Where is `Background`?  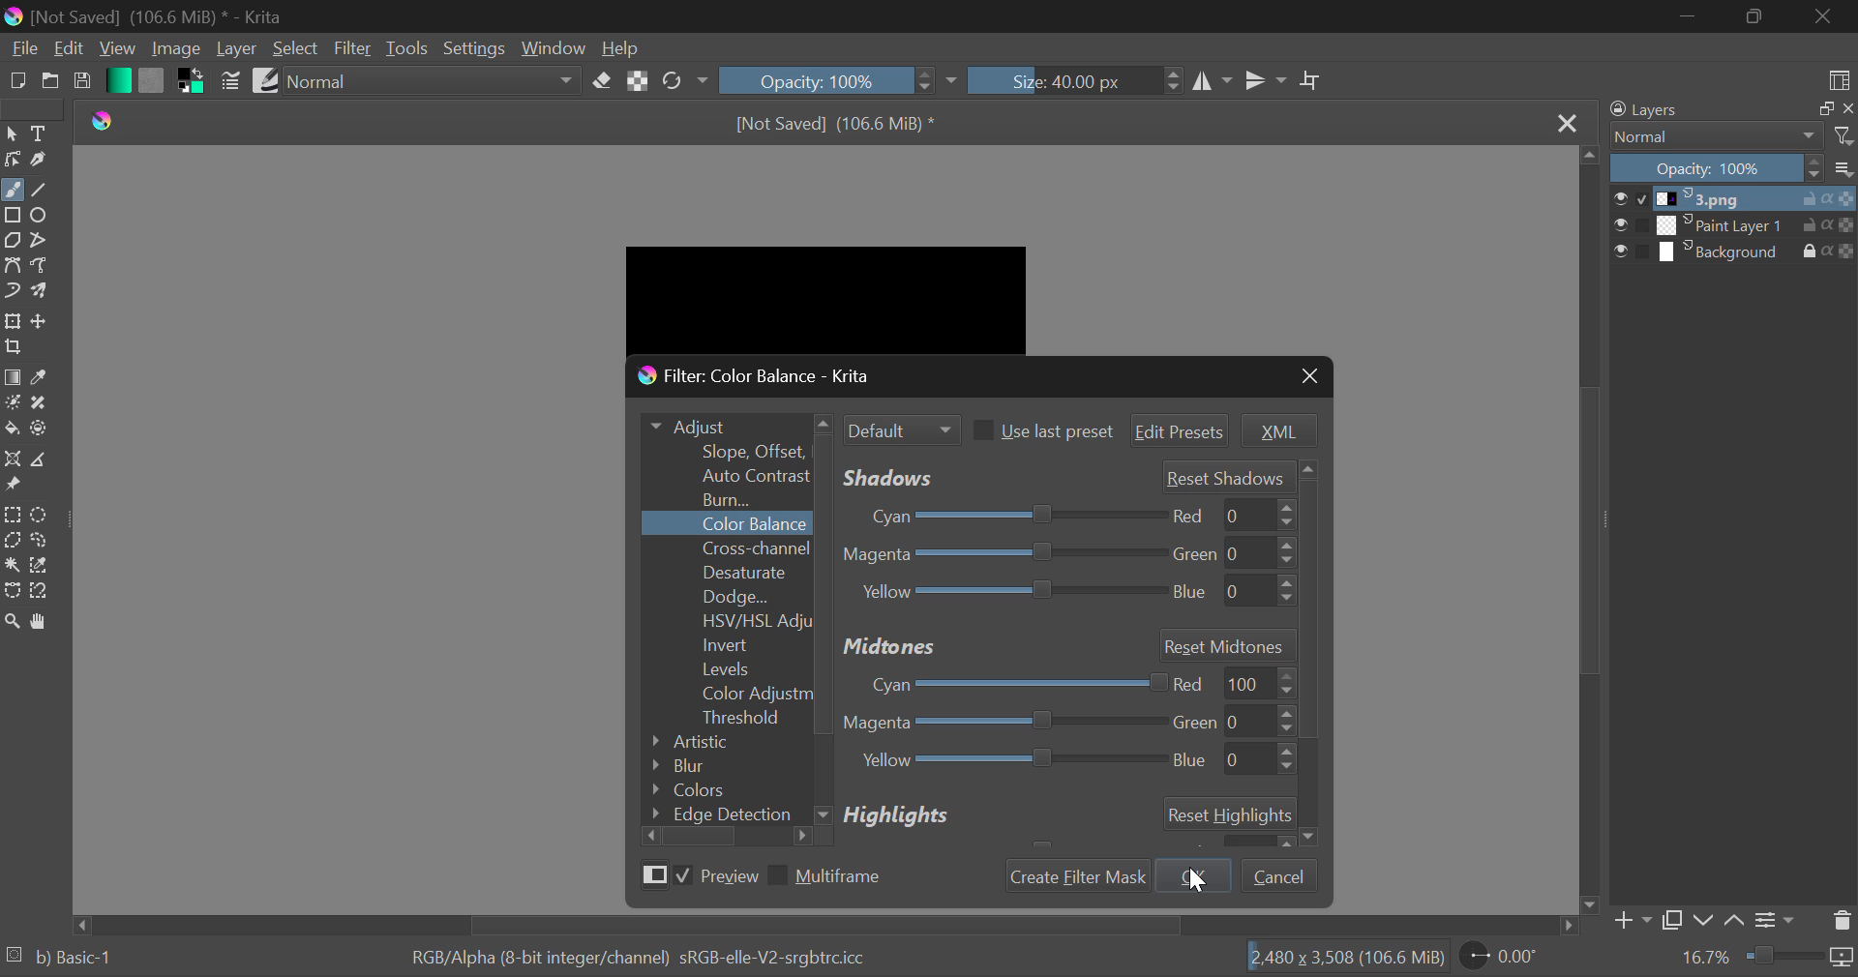
Background is located at coordinates (1734, 254).